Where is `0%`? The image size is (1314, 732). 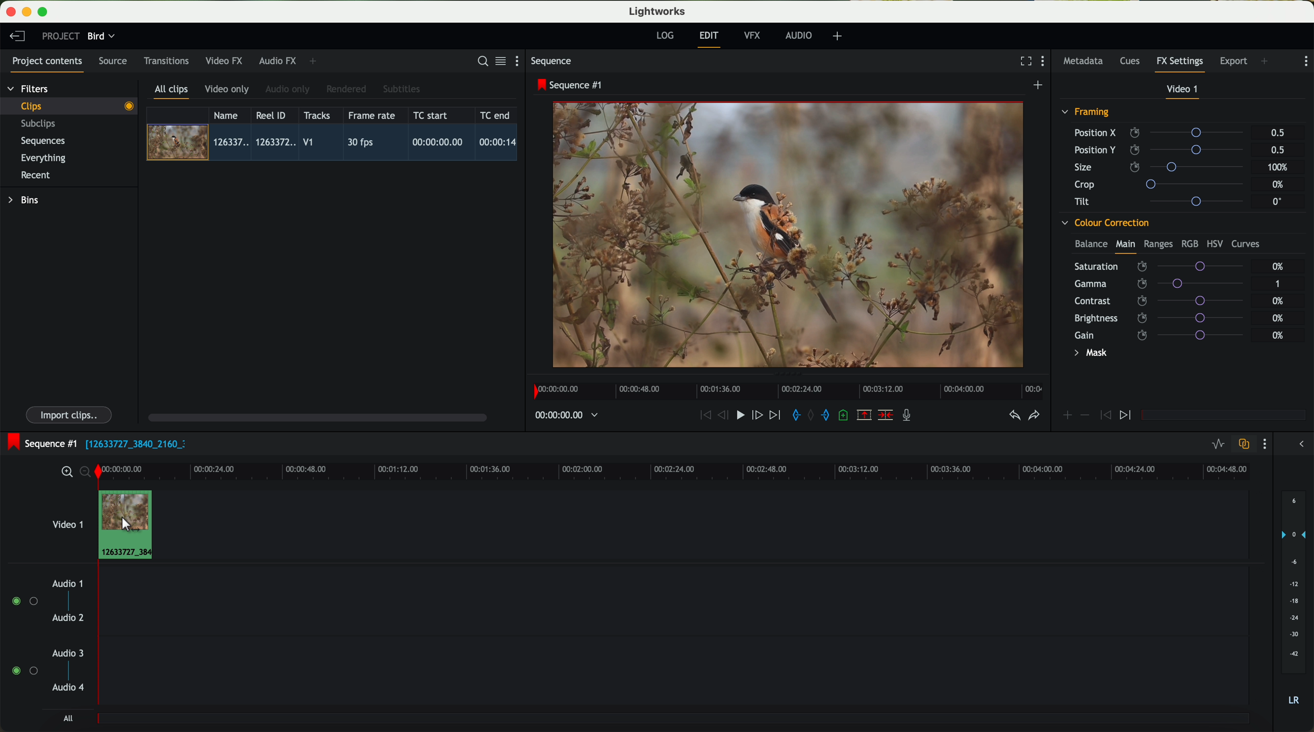 0% is located at coordinates (1278, 266).